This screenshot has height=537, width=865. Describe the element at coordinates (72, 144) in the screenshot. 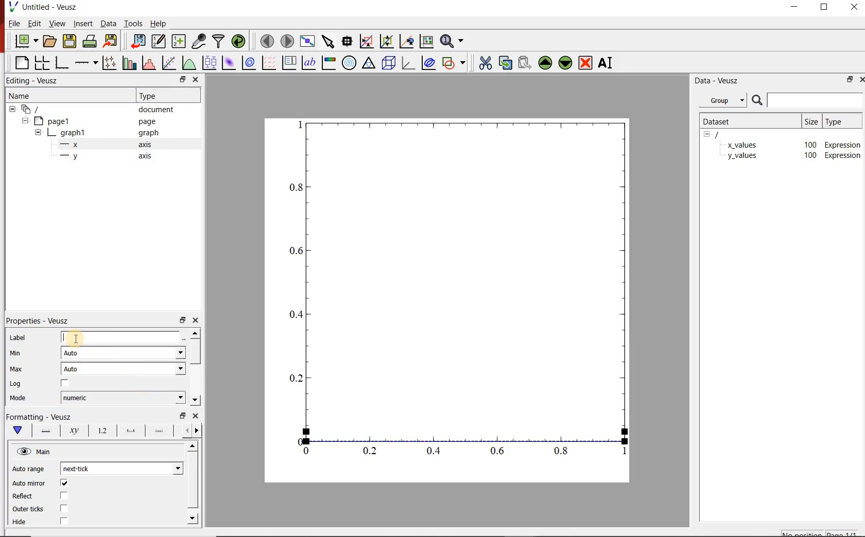

I see `—x` at that location.